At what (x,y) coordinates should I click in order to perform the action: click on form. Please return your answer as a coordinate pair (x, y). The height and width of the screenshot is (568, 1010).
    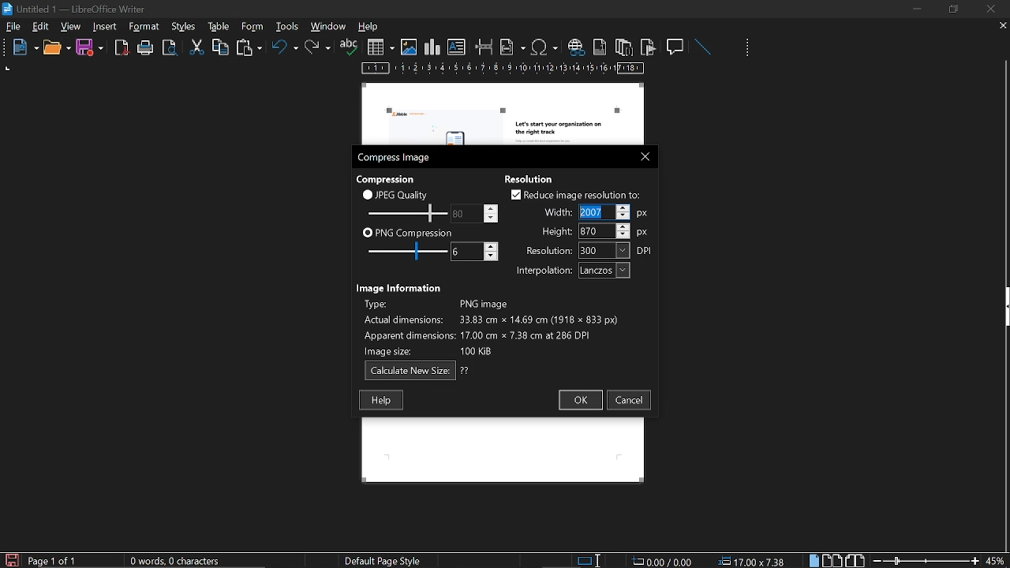
    Looking at the image, I should click on (289, 26).